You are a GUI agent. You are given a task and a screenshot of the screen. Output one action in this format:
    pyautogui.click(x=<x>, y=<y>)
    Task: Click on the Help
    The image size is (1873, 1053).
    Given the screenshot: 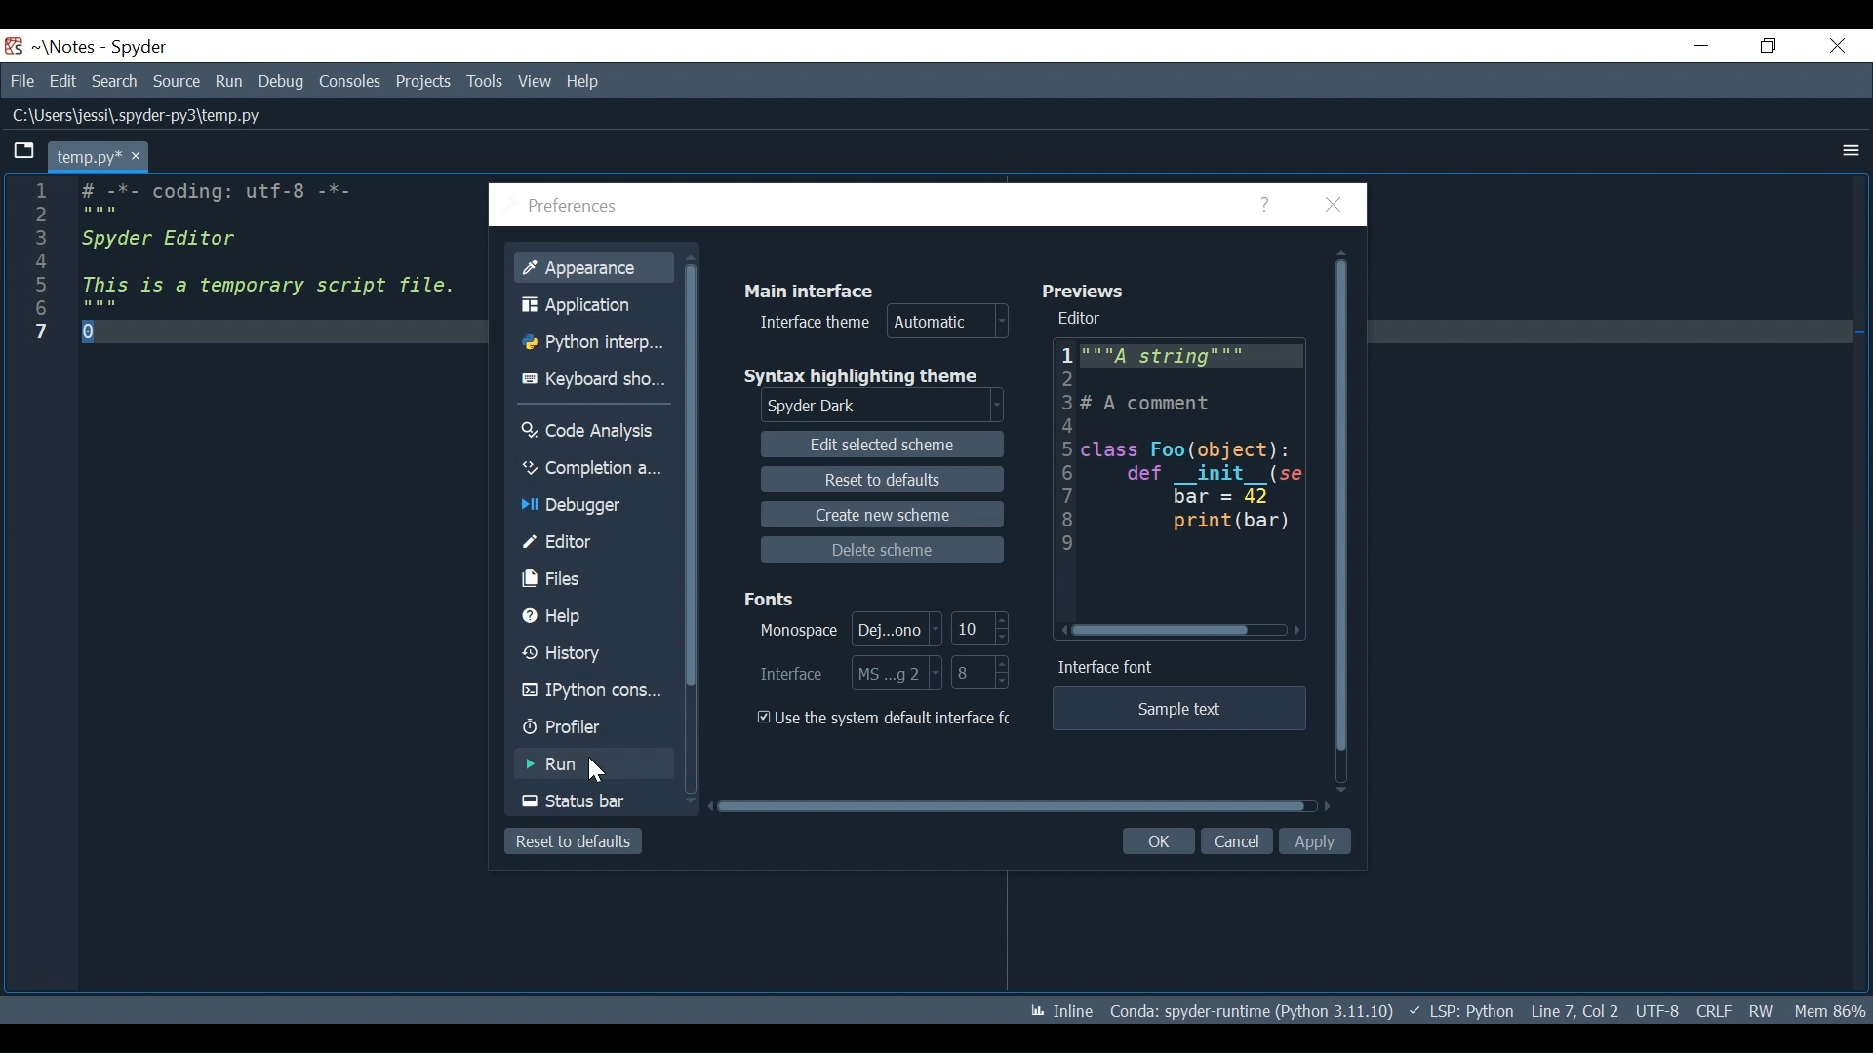 What is the action you would take?
    pyautogui.click(x=1269, y=205)
    